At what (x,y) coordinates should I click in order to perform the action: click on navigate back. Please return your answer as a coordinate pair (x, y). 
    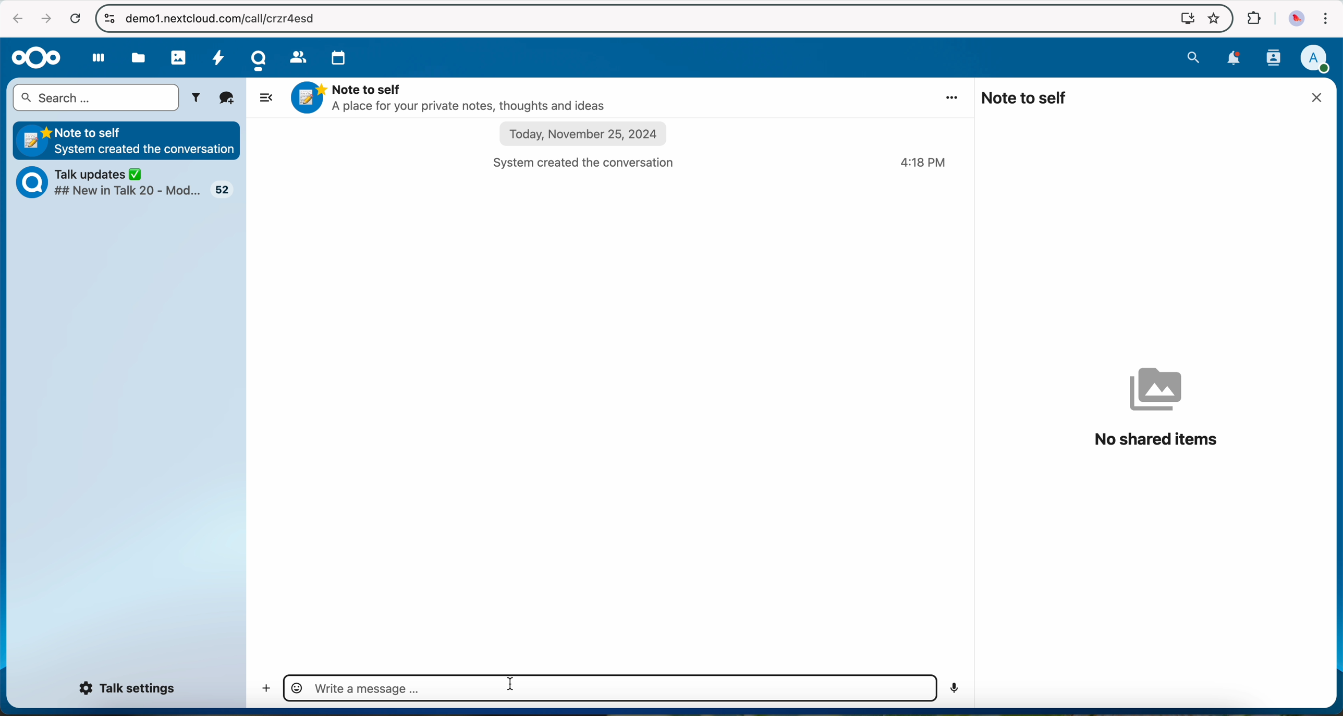
    Looking at the image, I should click on (14, 19).